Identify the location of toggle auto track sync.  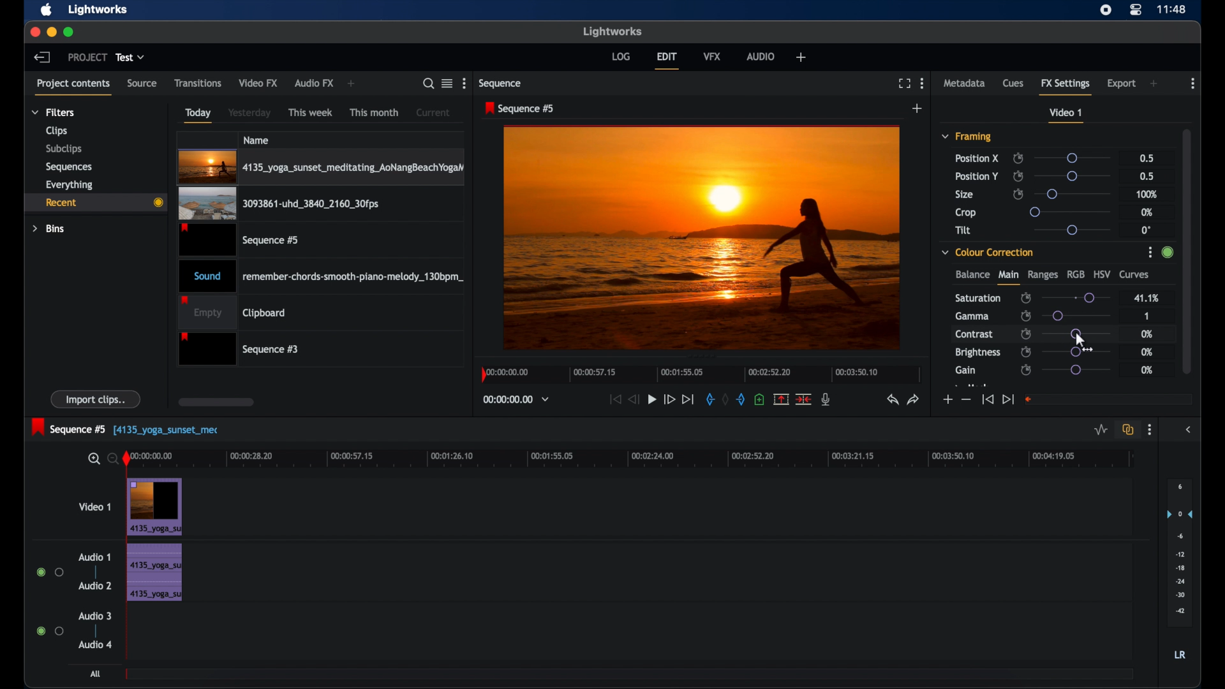
(1126, 429).